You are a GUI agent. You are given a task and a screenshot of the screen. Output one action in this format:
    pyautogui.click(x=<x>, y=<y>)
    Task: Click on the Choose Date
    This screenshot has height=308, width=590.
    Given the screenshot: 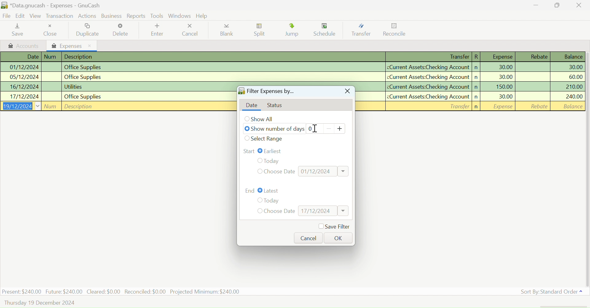 What is the action you would take?
    pyautogui.click(x=280, y=211)
    